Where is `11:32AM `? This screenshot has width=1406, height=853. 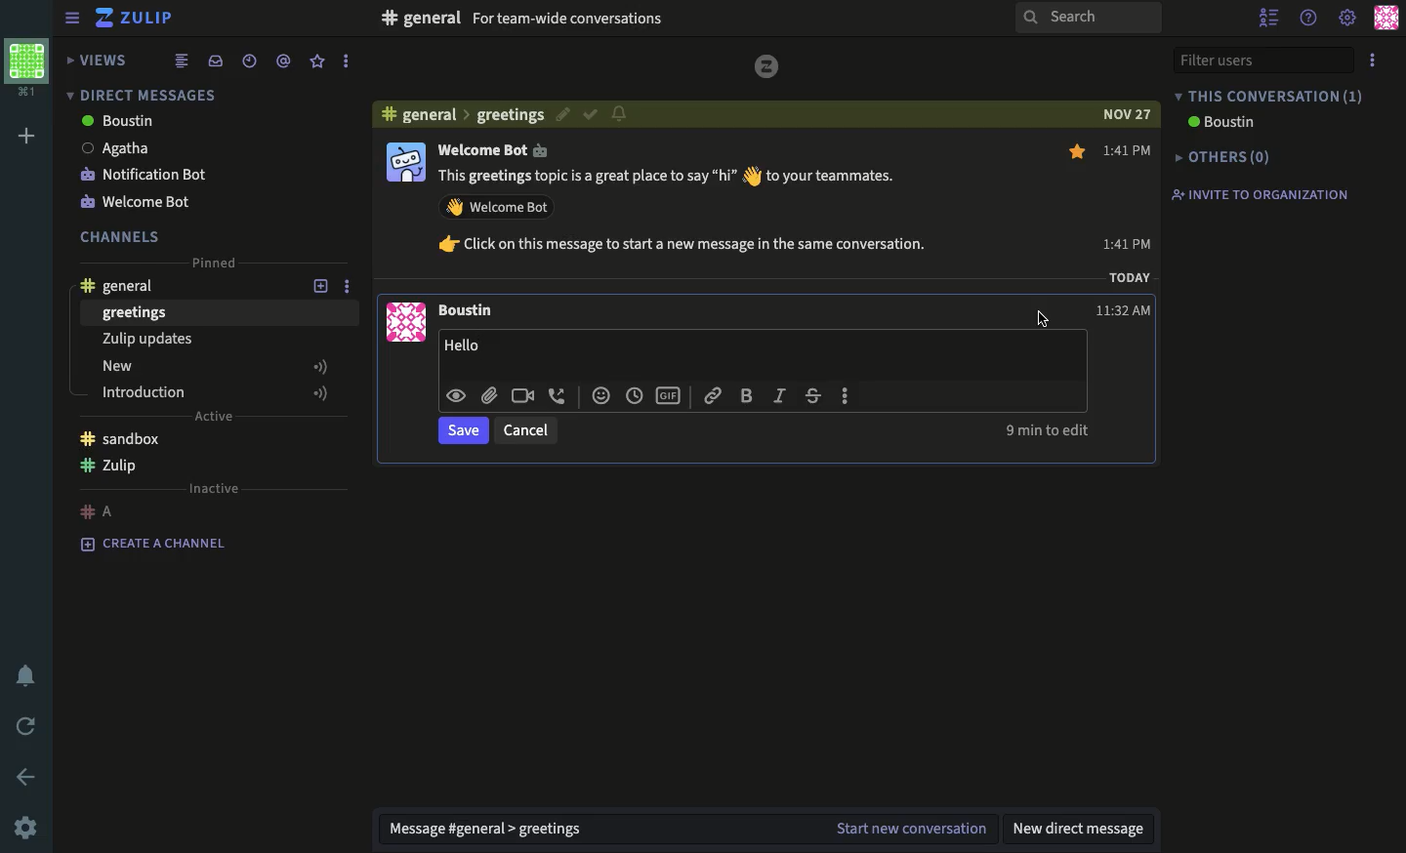
11:32AM  is located at coordinates (1121, 310).